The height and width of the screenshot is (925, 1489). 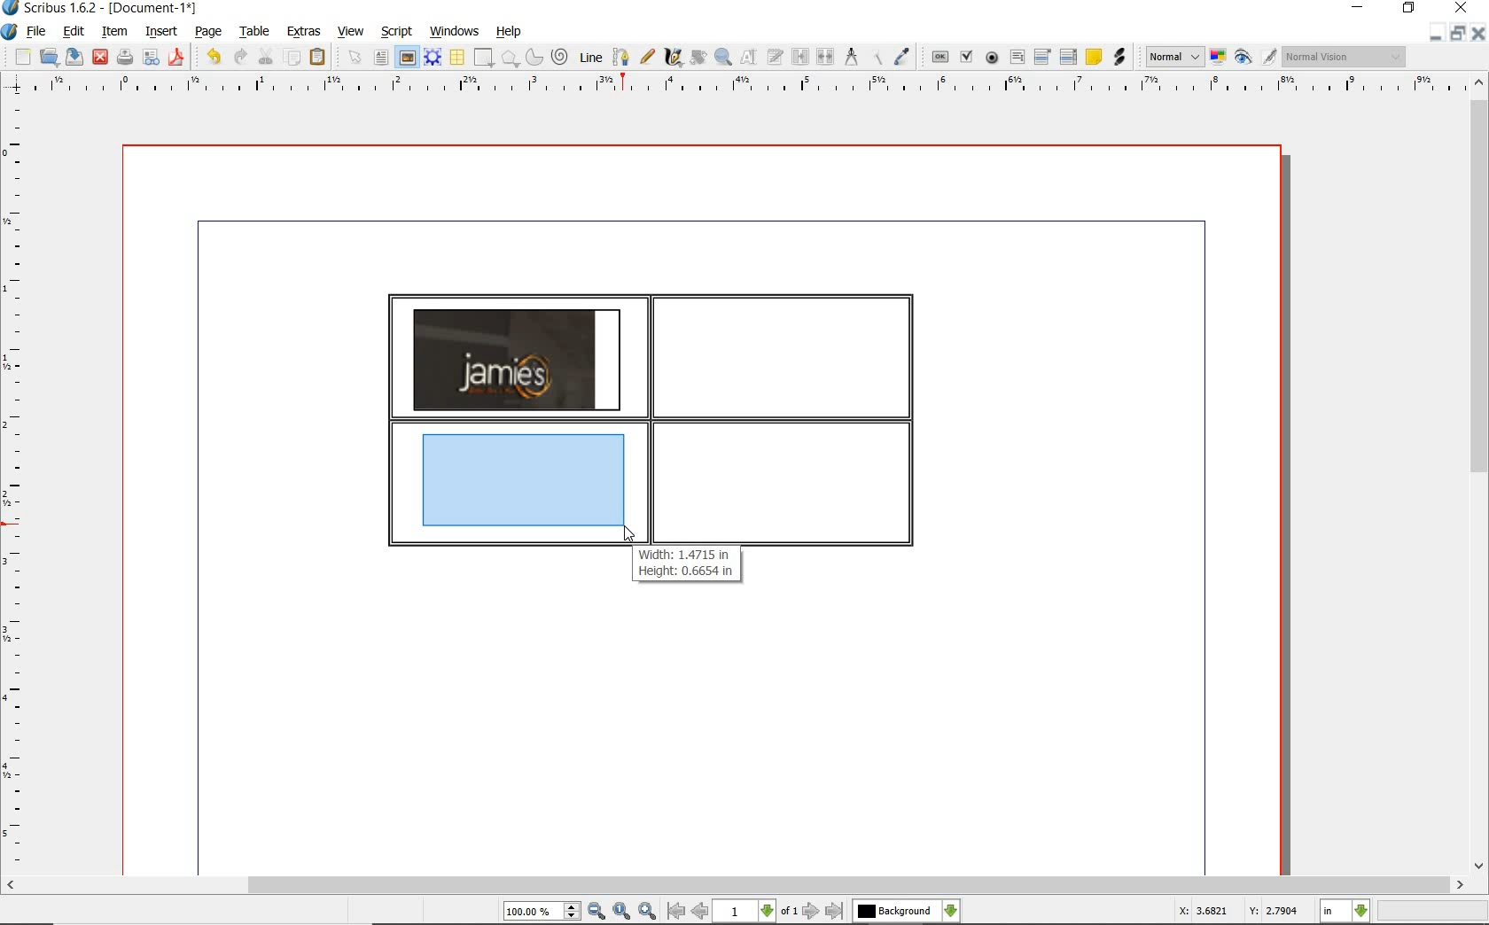 I want to click on ruler, so click(x=17, y=485).